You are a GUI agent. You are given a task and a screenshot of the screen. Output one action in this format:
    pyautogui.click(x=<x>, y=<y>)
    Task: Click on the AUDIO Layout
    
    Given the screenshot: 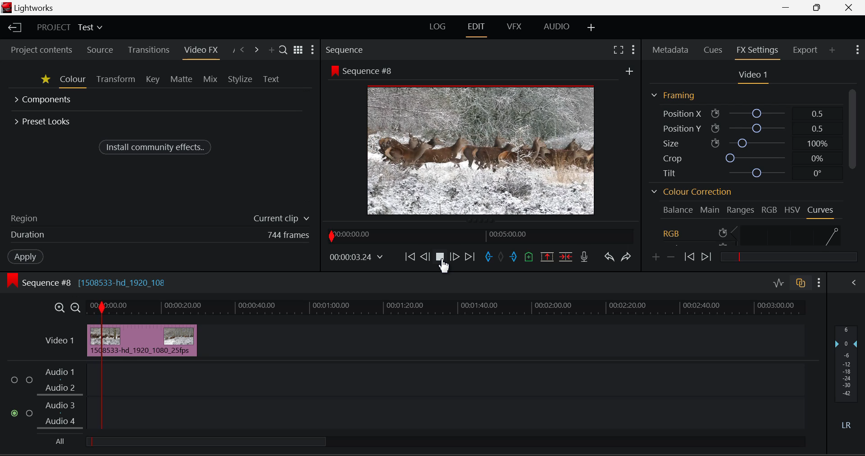 What is the action you would take?
    pyautogui.click(x=558, y=27)
    